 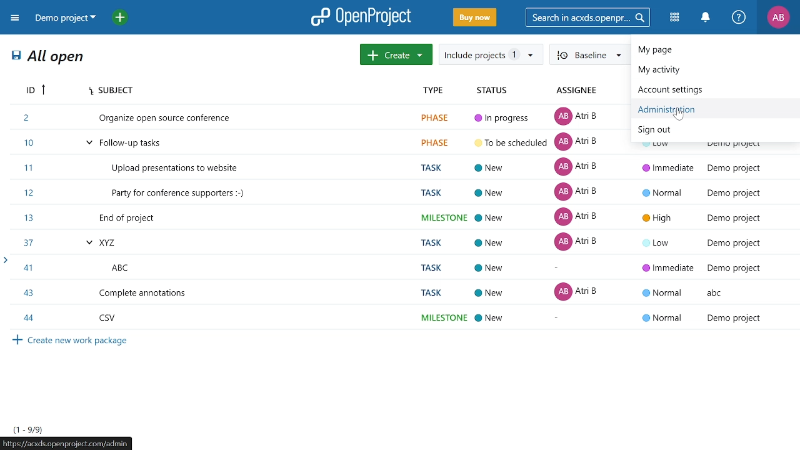 I want to click on subject, so click(x=251, y=91).